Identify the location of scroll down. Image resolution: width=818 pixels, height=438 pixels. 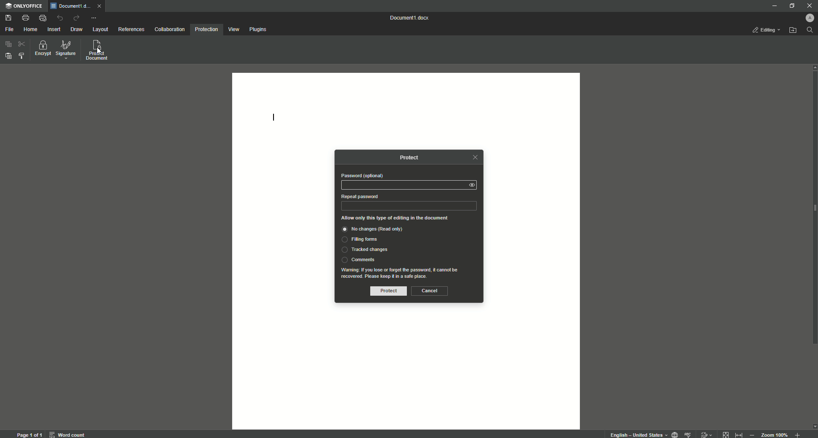
(813, 426).